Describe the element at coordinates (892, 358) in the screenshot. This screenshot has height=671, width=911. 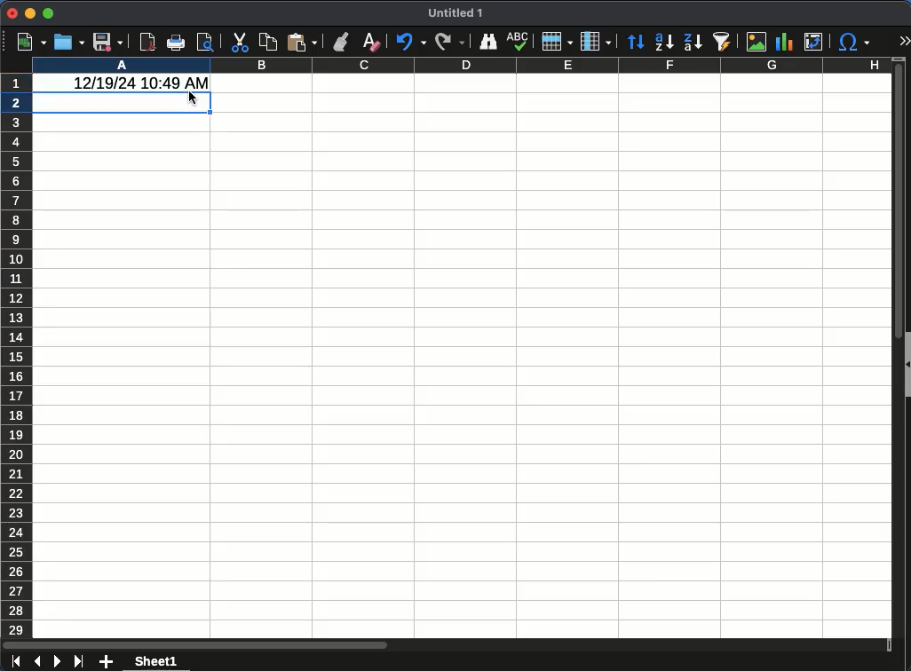
I see `scroll` at that location.